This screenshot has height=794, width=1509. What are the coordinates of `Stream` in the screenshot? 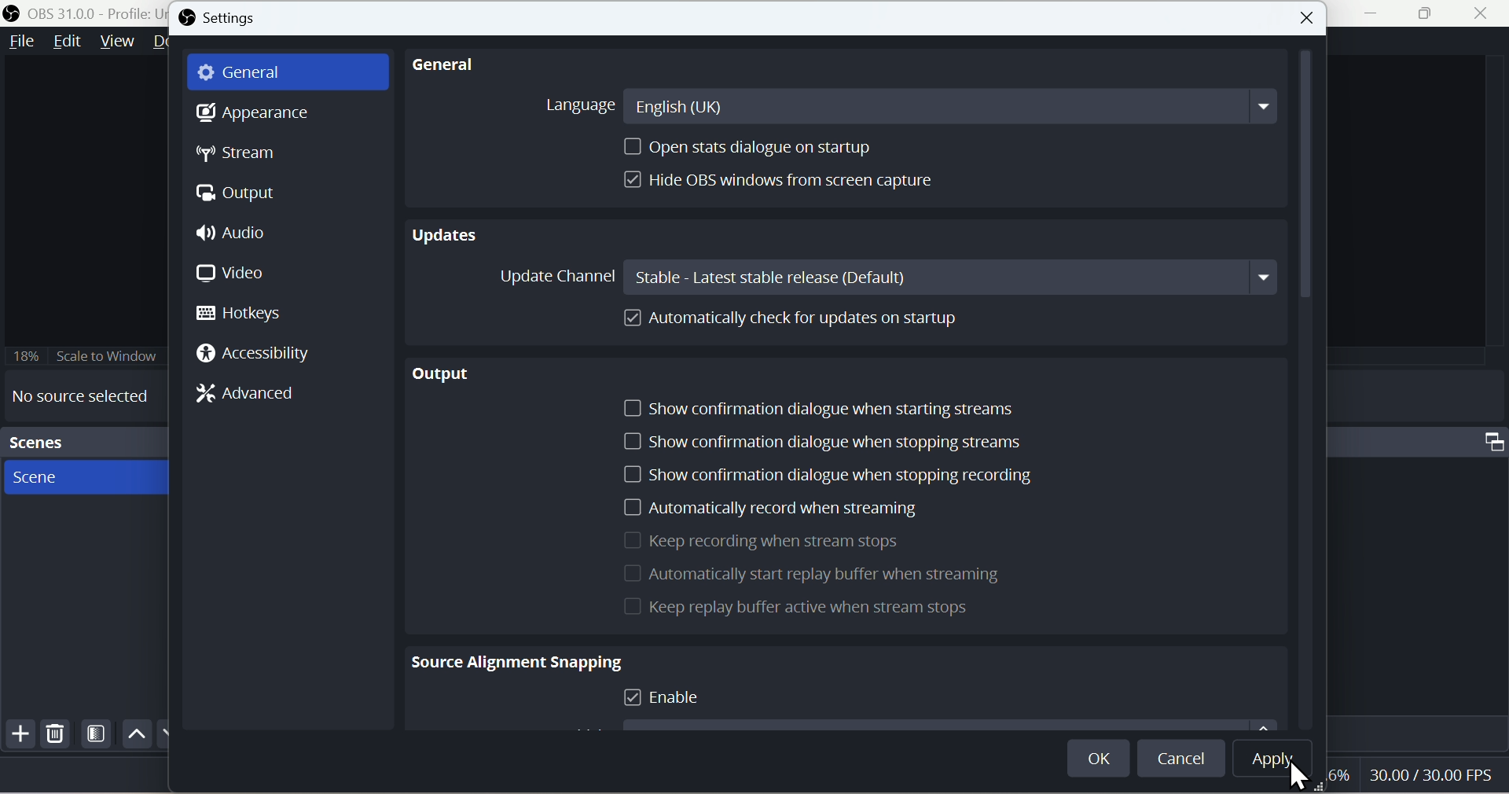 It's located at (239, 156).